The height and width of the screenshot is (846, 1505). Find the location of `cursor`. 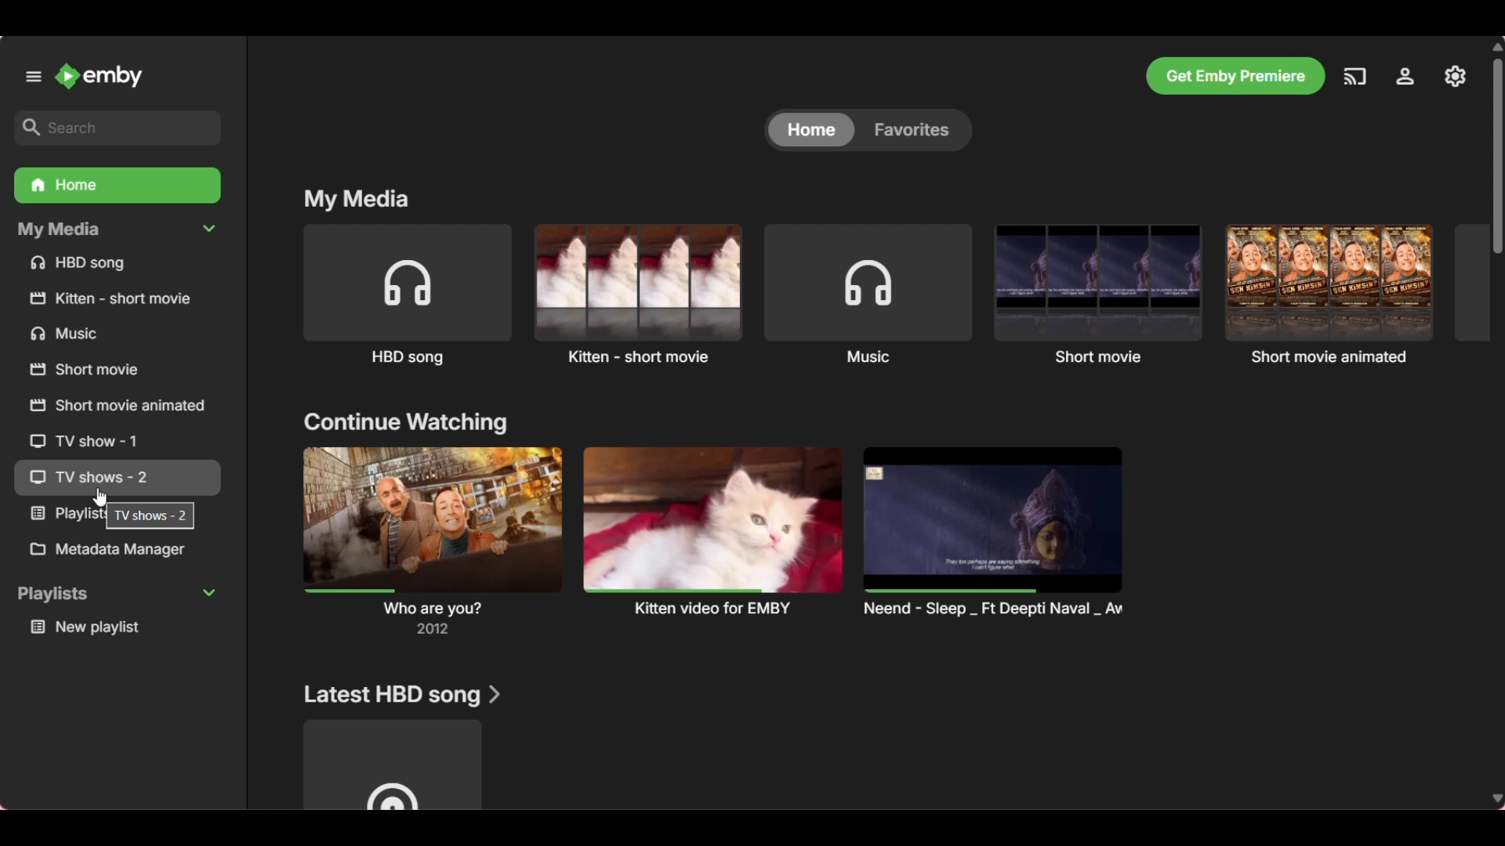

cursor is located at coordinates (103, 494).